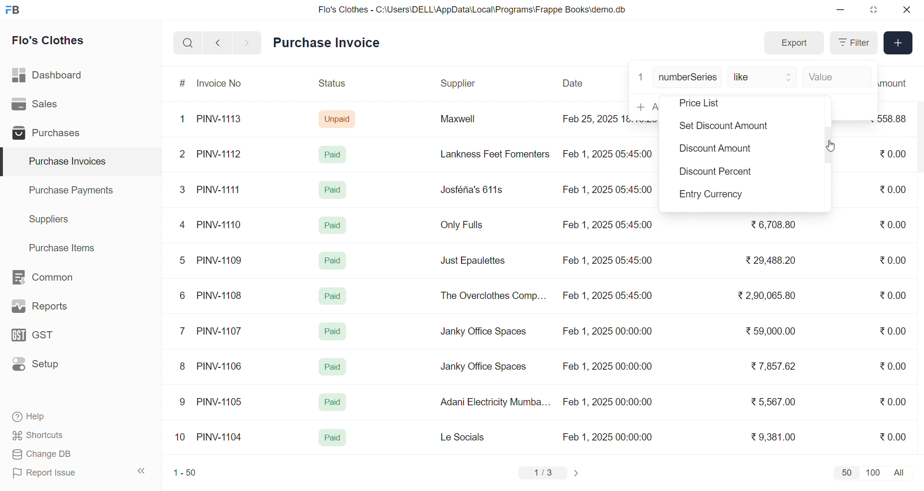  What do you see at coordinates (898, 83) in the screenshot?
I see `Outstanding Amount` at bounding box center [898, 83].